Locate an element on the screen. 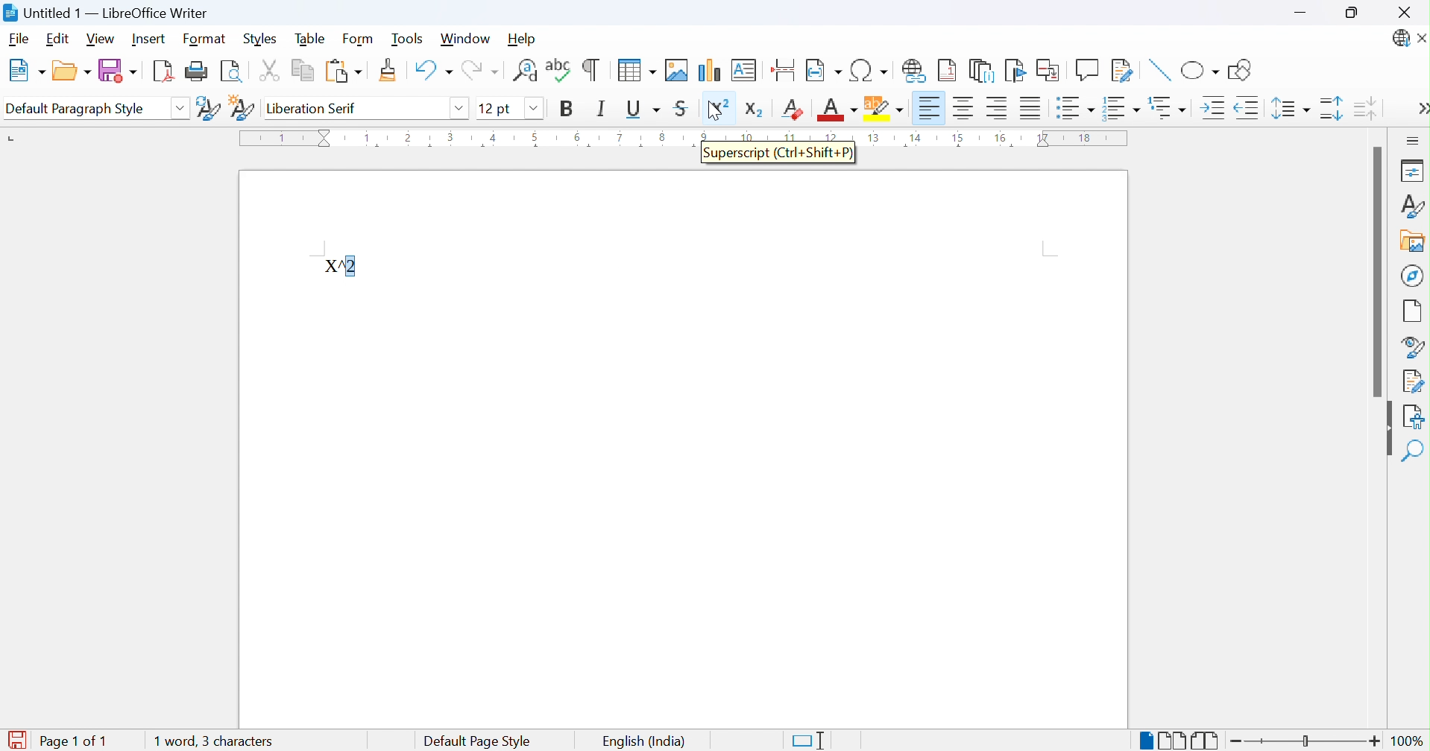 The image size is (1430, 751). File is located at coordinates (18, 39).